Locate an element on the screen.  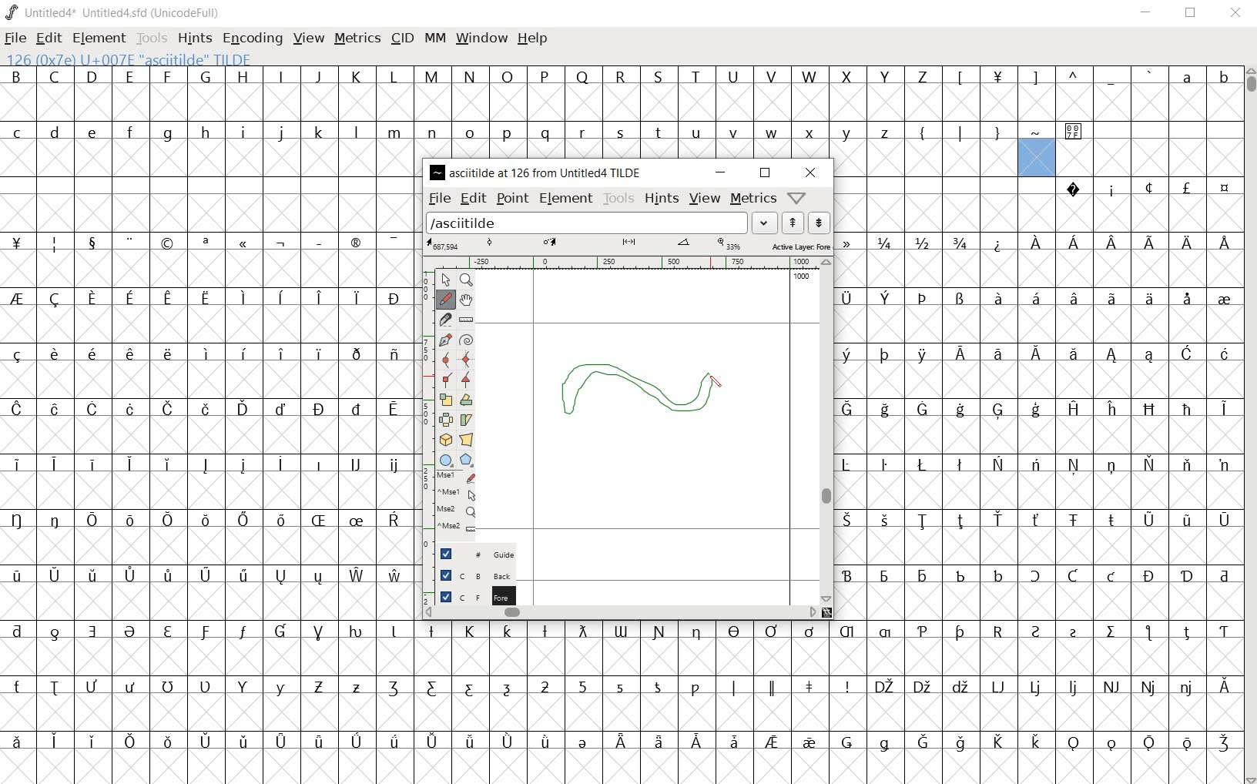
pointer is located at coordinates (445, 280).